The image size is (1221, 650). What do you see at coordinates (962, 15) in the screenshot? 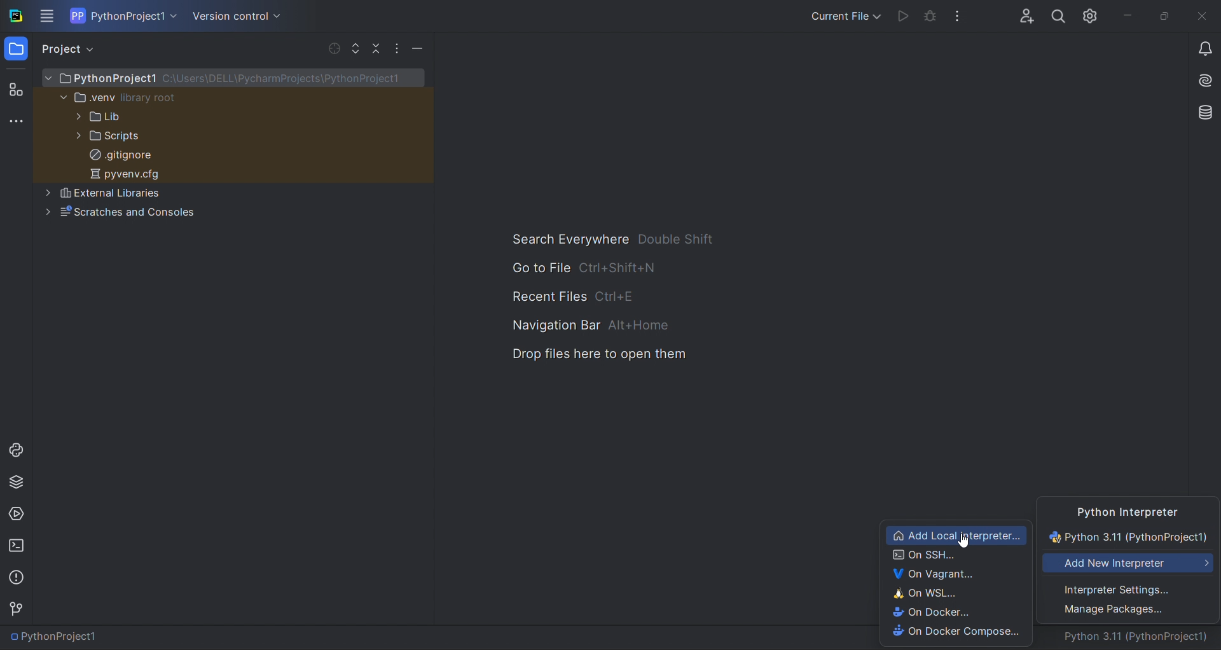
I see `more actions` at bounding box center [962, 15].